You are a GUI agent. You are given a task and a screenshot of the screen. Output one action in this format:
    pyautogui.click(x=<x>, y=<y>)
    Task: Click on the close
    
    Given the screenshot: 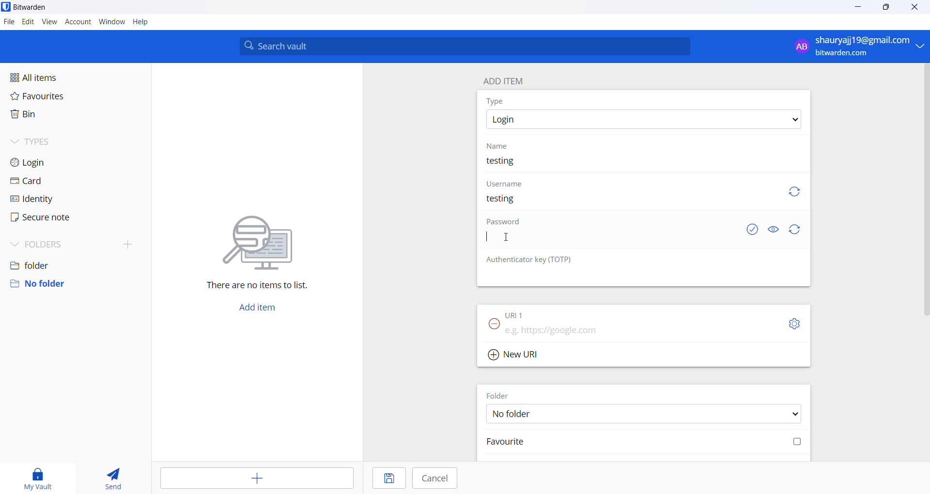 What is the action you would take?
    pyautogui.click(x=913, y=7)
    